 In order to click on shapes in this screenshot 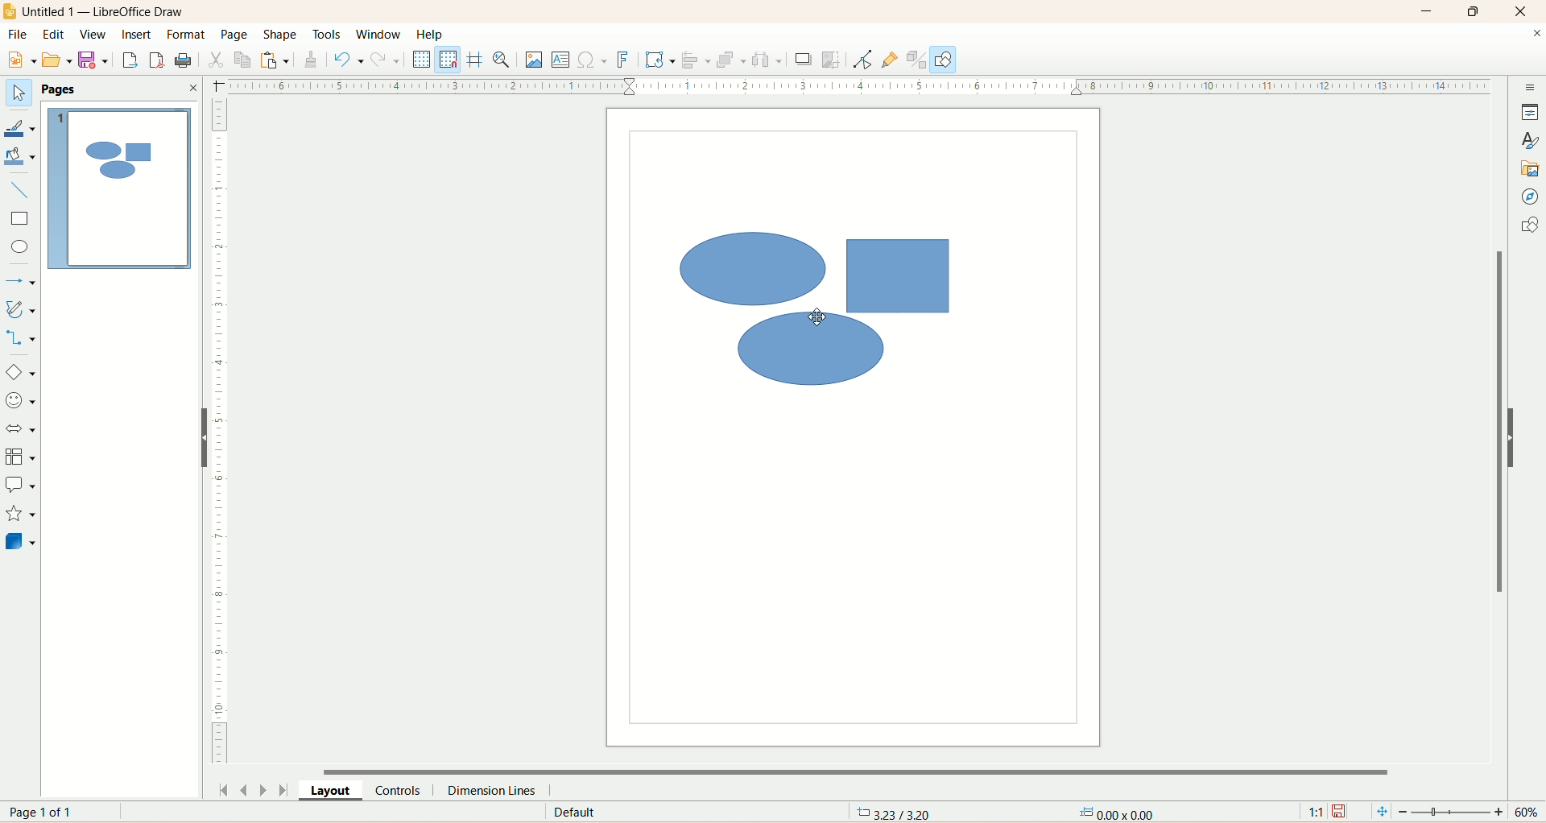, I will do `click(1529, 225)`.